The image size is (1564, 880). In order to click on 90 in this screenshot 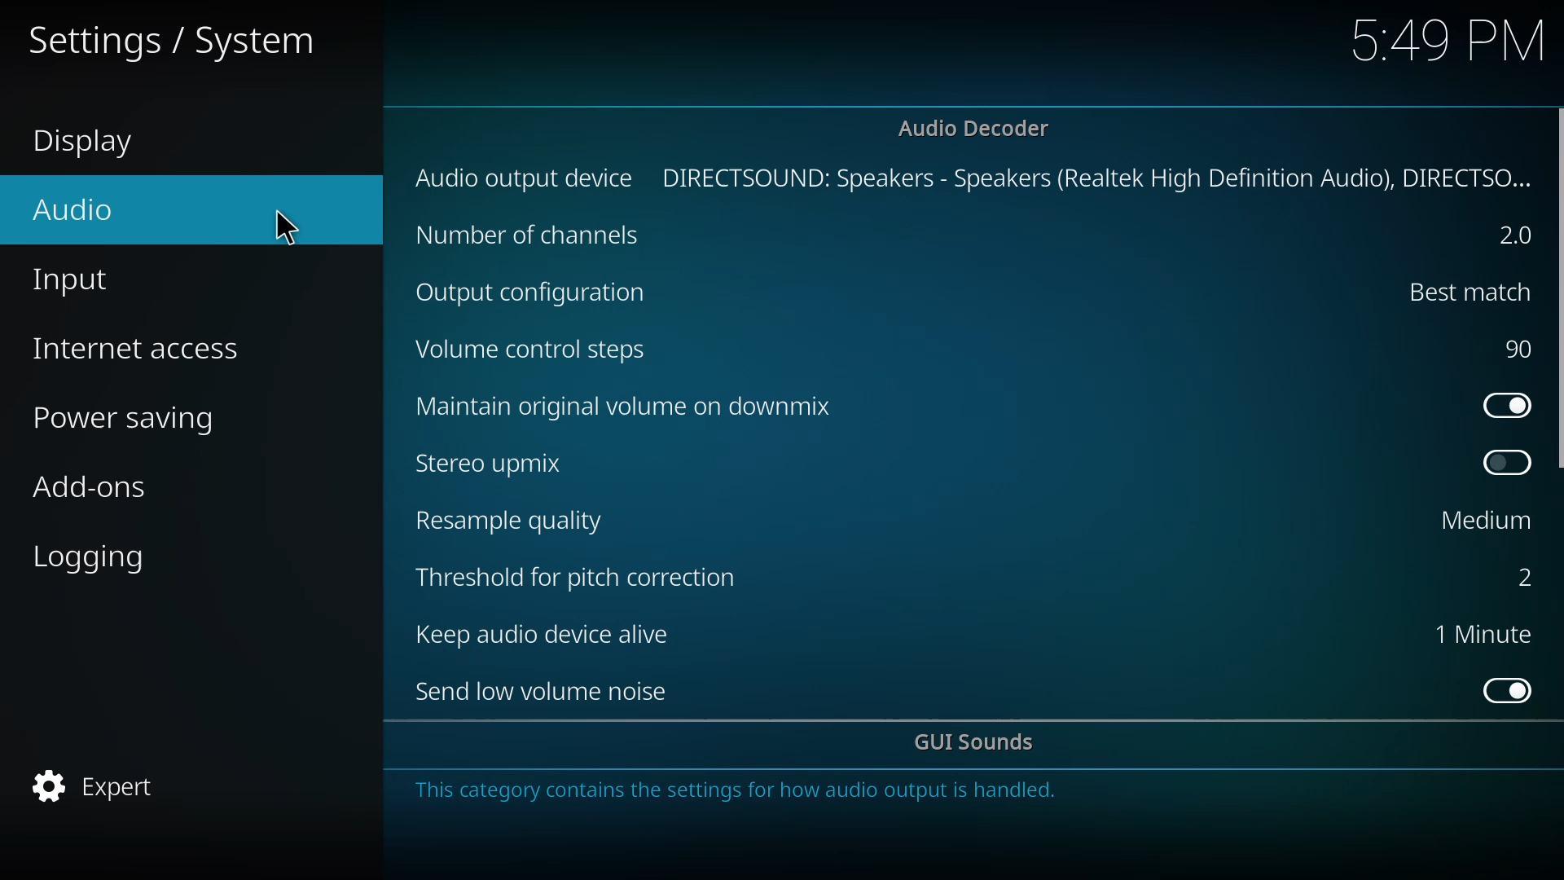, I will do `click(1522, 349)`.